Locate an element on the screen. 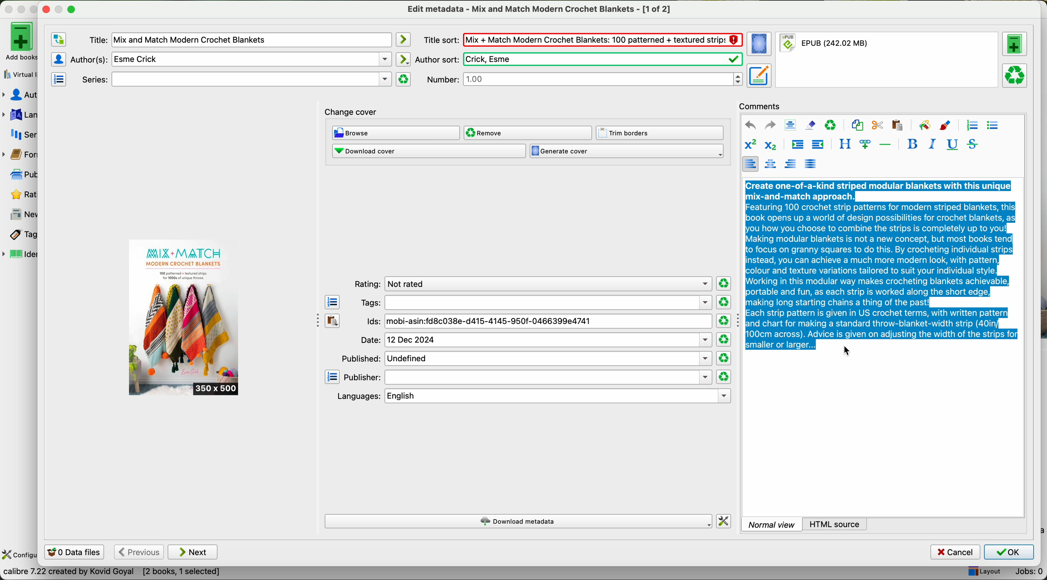 This screenshot has width=1047, height=580. generate cover is located at coordinates (627, 151).